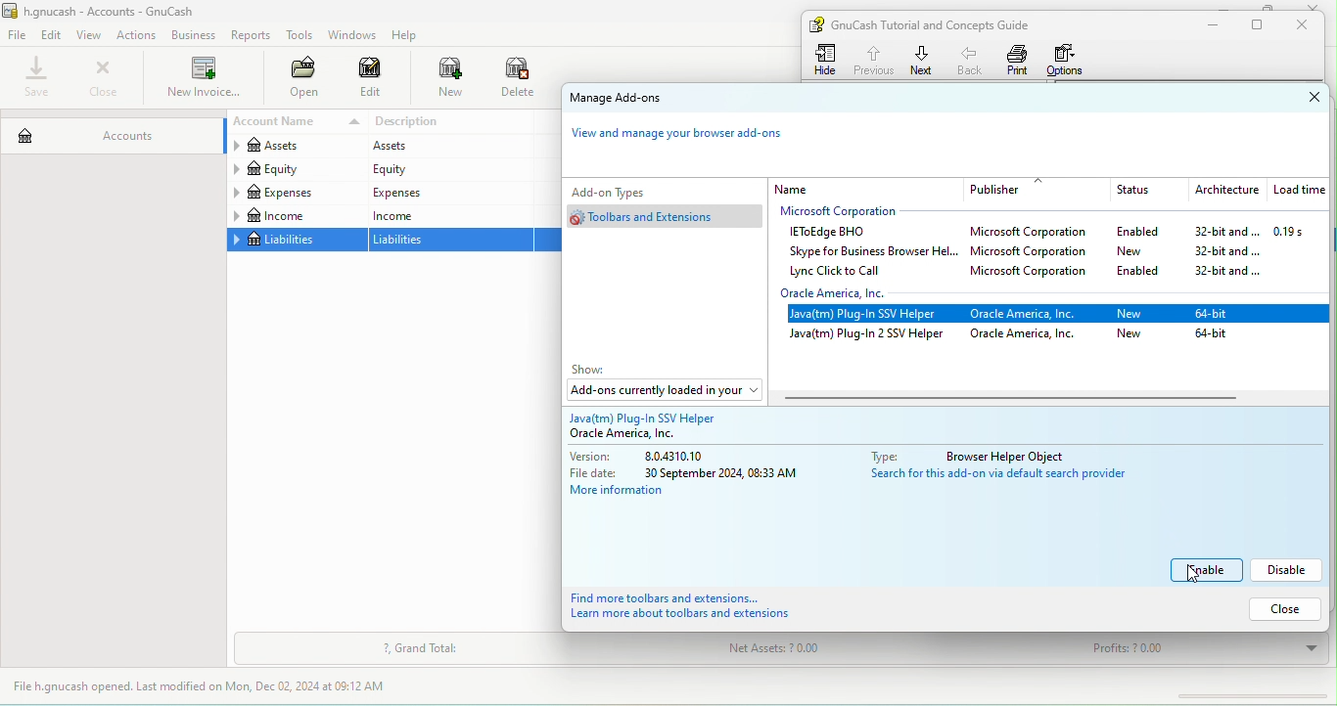 This screenshot has height=706, width=1337. I want to click on new, so click(440, 79).